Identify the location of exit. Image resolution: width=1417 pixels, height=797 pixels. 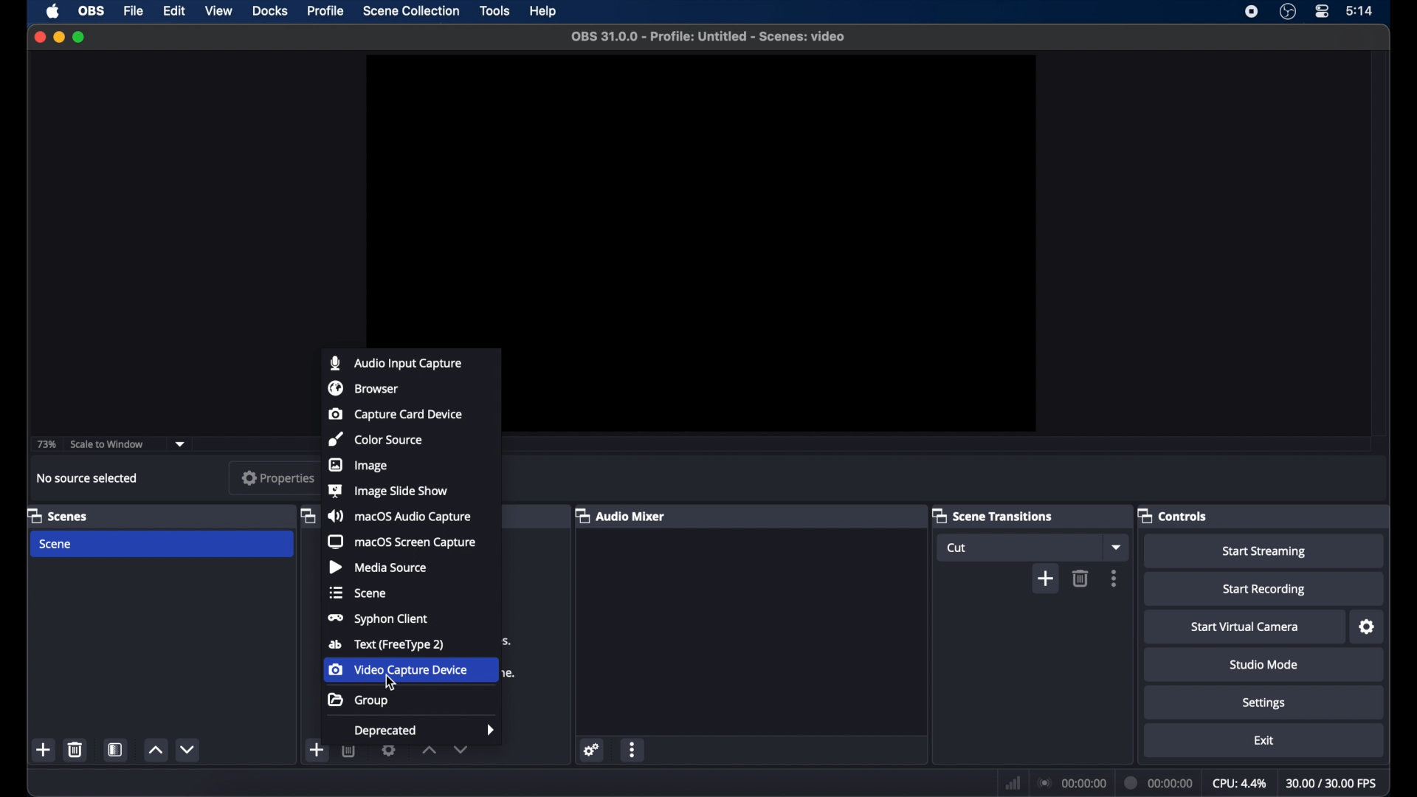
(1263, 741).